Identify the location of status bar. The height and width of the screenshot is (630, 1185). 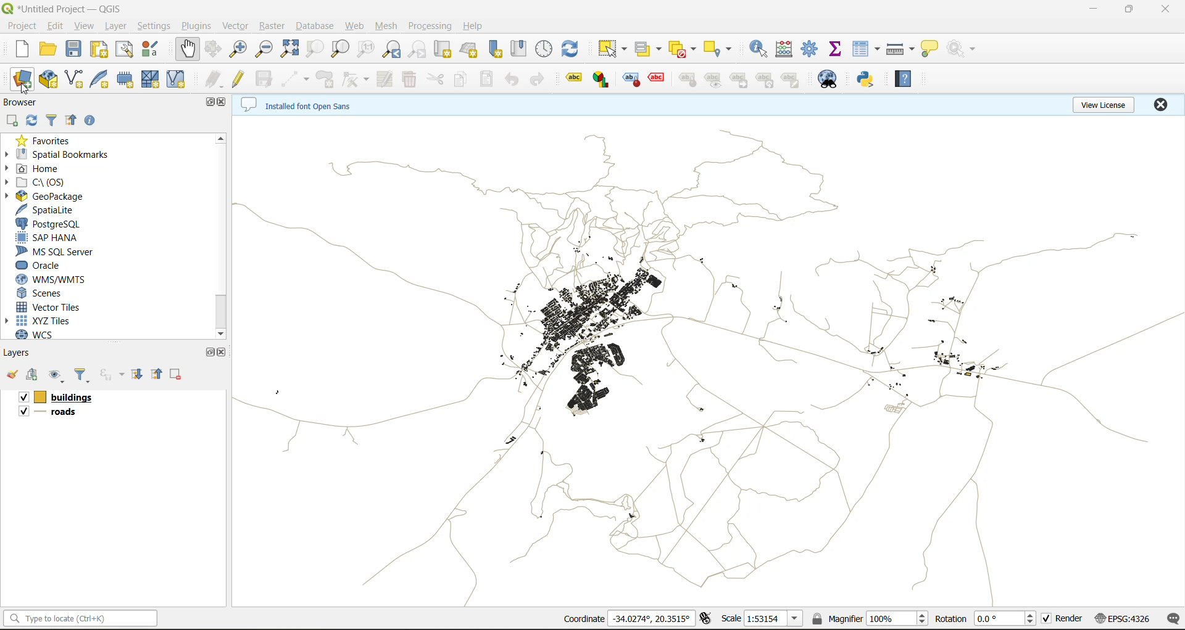
(78, 618).